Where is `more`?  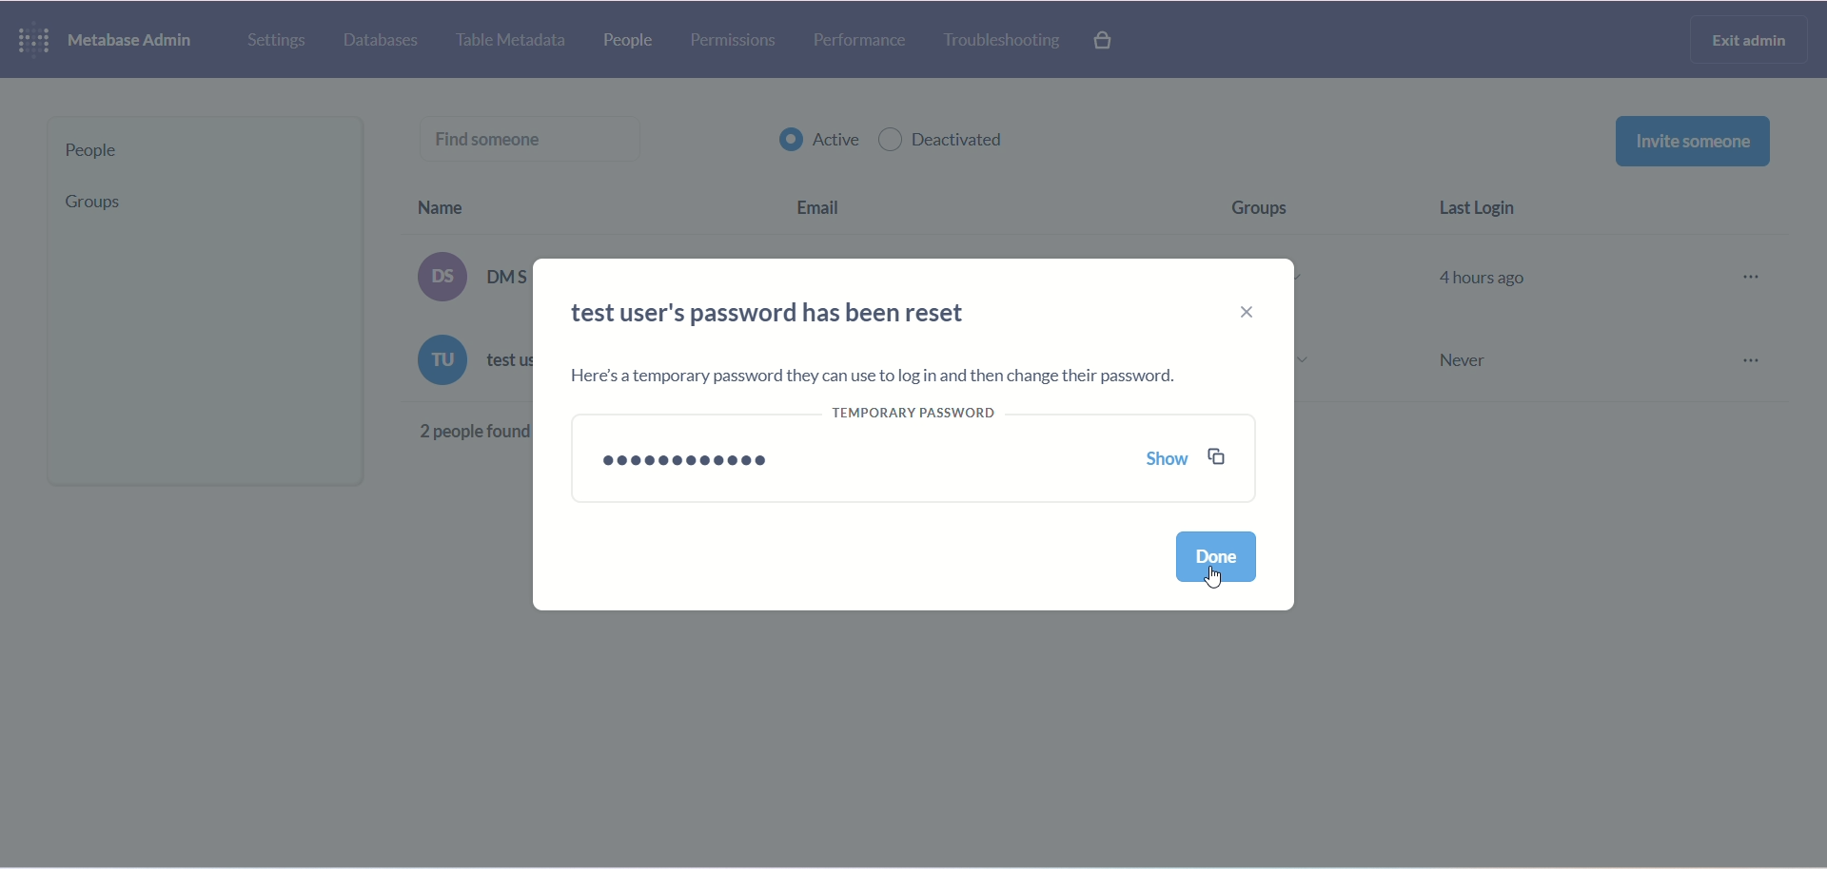
more is located at coordinates (1755, 321).